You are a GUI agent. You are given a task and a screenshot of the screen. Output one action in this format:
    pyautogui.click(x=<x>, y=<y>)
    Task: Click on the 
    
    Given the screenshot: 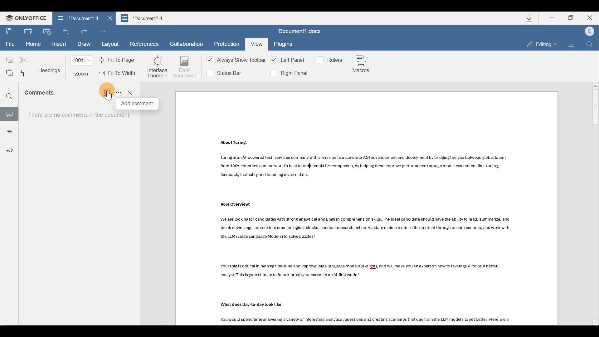 What is the action you would take?
    pyautogui.click(x=108, y=97)
    